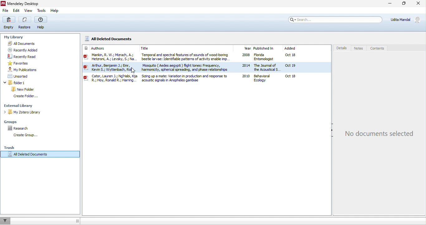 This screenshot has width=426, height=225. Describe the element at coordinates (294, 47) in the screenshot. I see `added` at that location.